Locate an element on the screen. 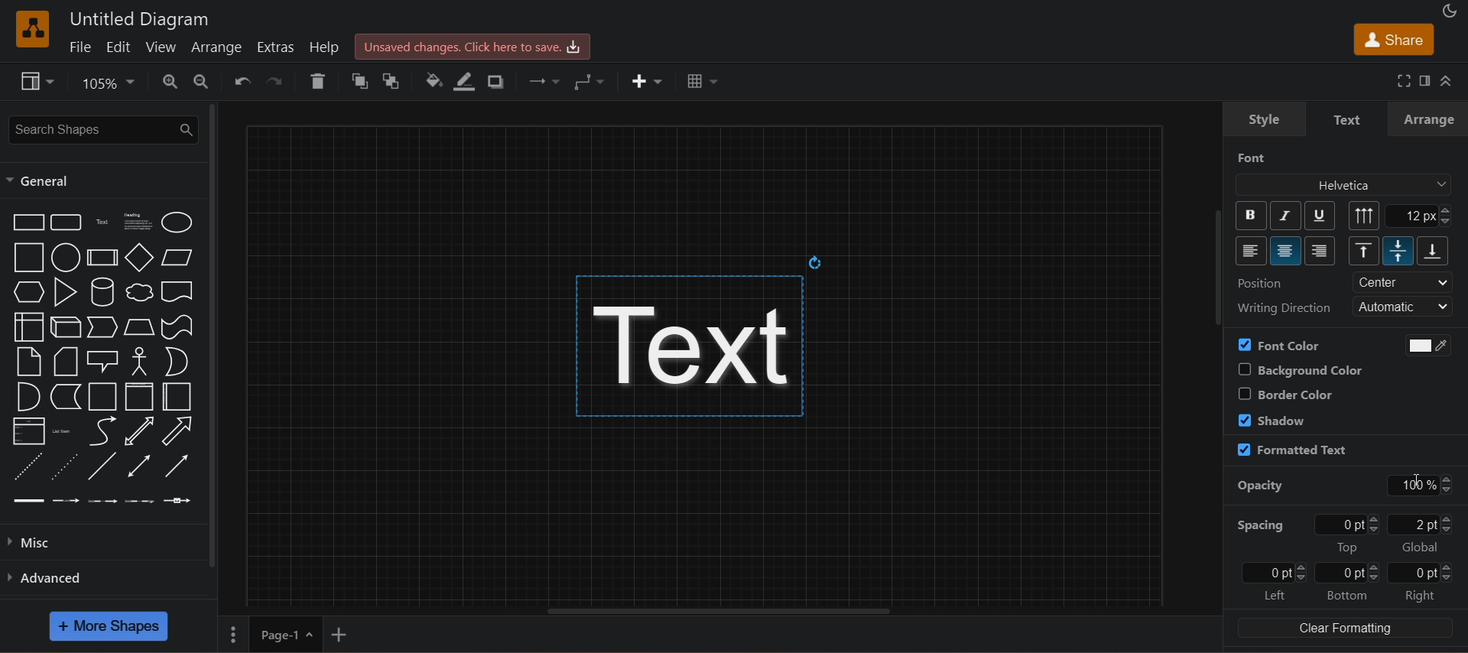 This screenshot has height=653, width=1468. rounded rectangle is located at coordinates (68, 222).